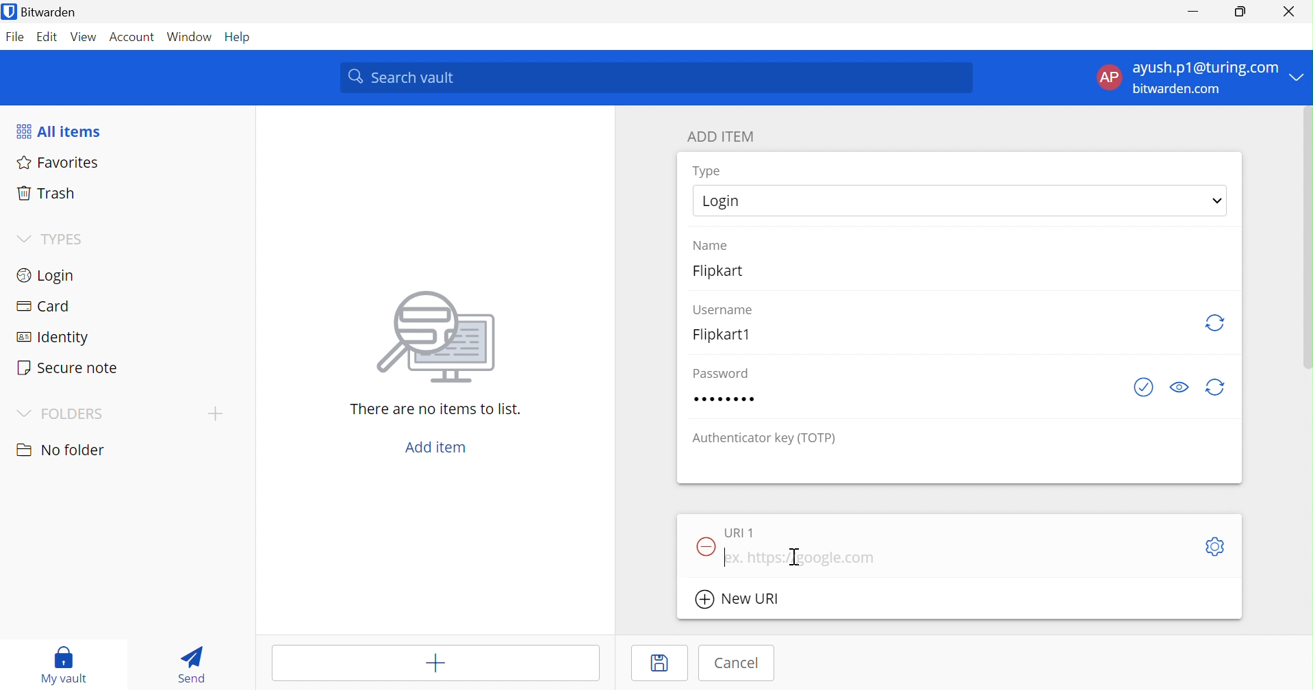  What do you see at coordinates (713, 244) in the screenshot?
I see `Name` at bounding box center [713, 244].